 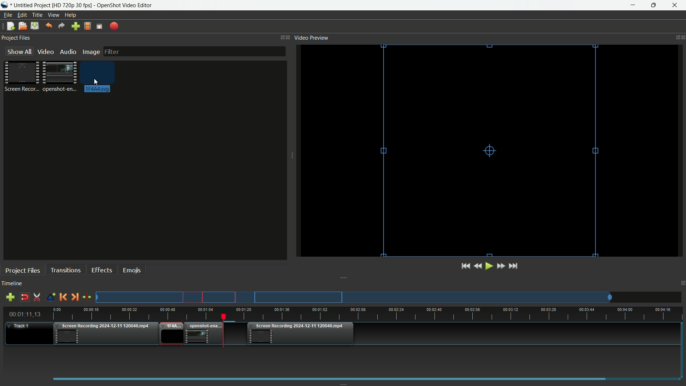 What do you see at coordinates (59, 76) in the screenshot?
I see `Project file 2` at bounding box center [59, 76].